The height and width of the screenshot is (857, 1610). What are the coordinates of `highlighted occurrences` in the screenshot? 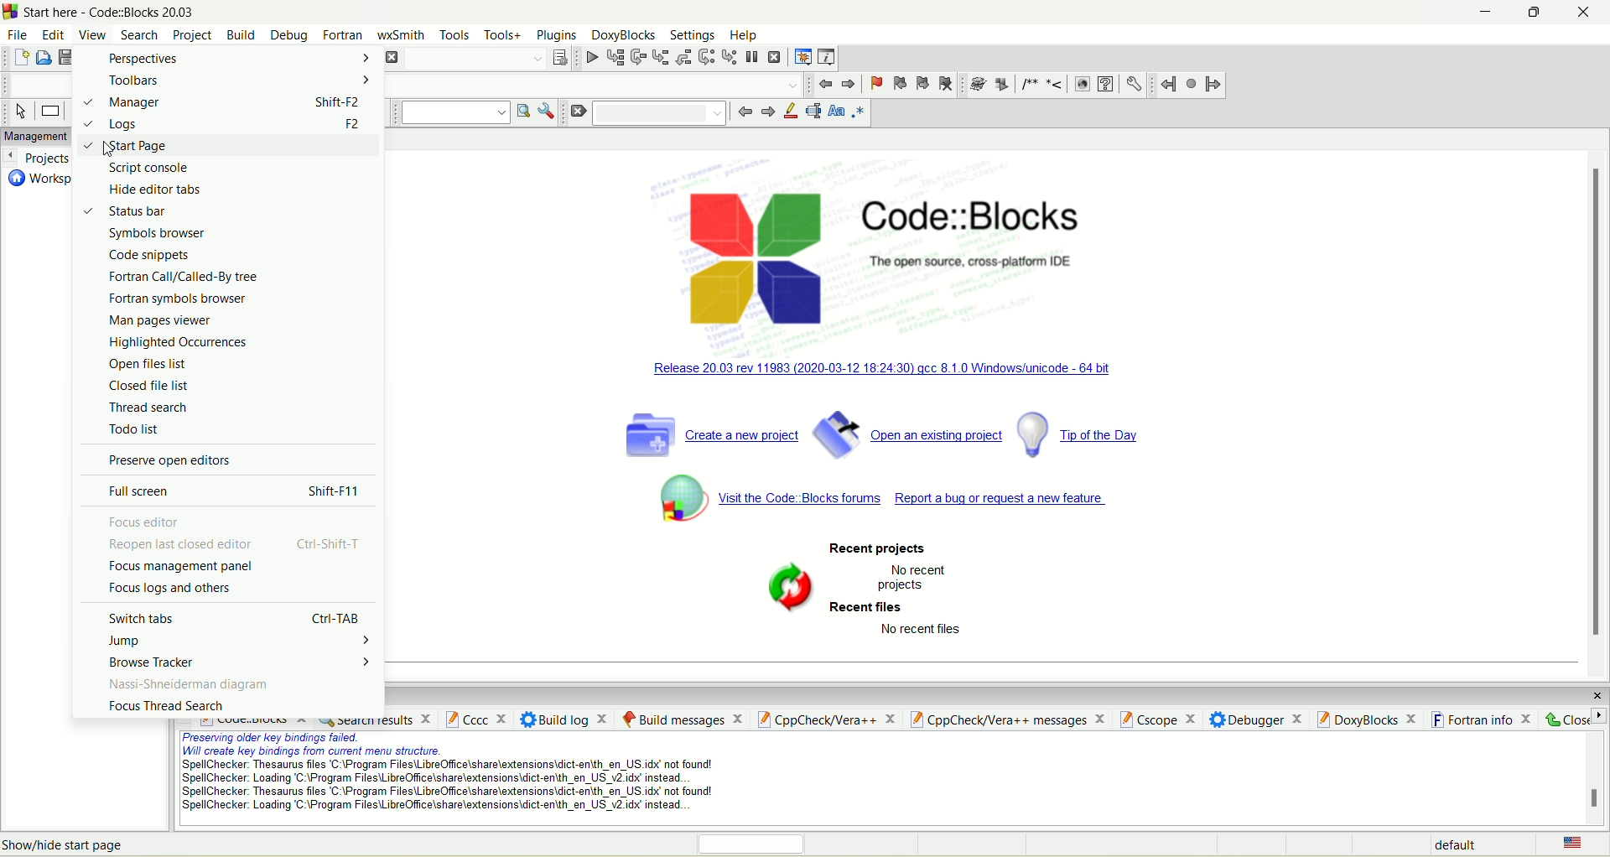 It's located at (180, 341).